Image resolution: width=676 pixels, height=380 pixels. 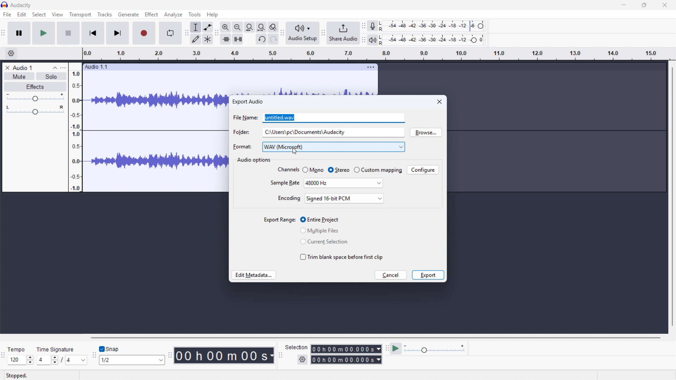 I want to click on Envelope tool , so click(x=207, y=27).